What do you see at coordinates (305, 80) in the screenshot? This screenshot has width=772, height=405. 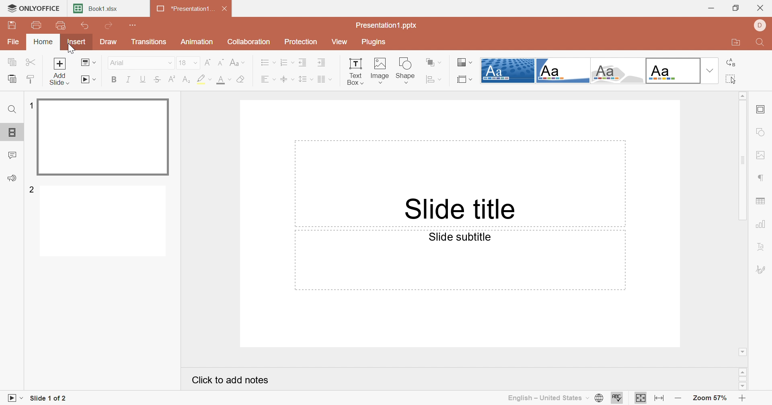 I see `Line spacing` at bounding box center [305, 80].